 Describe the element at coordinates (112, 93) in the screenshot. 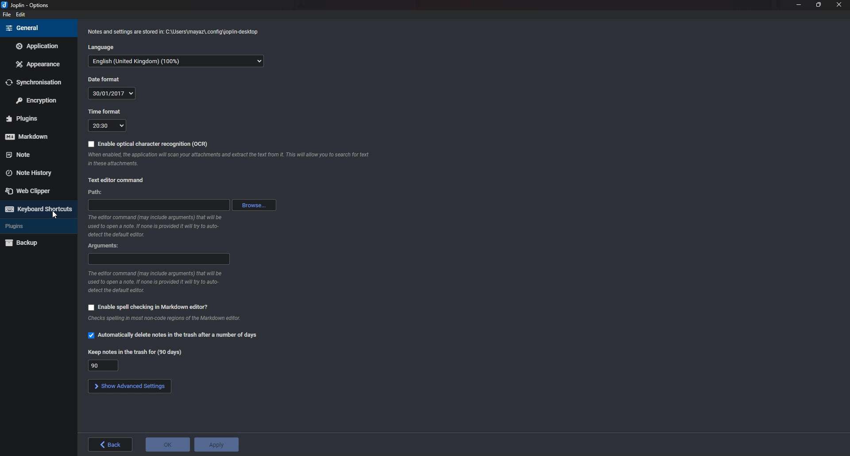

I see `Date format` at that location.